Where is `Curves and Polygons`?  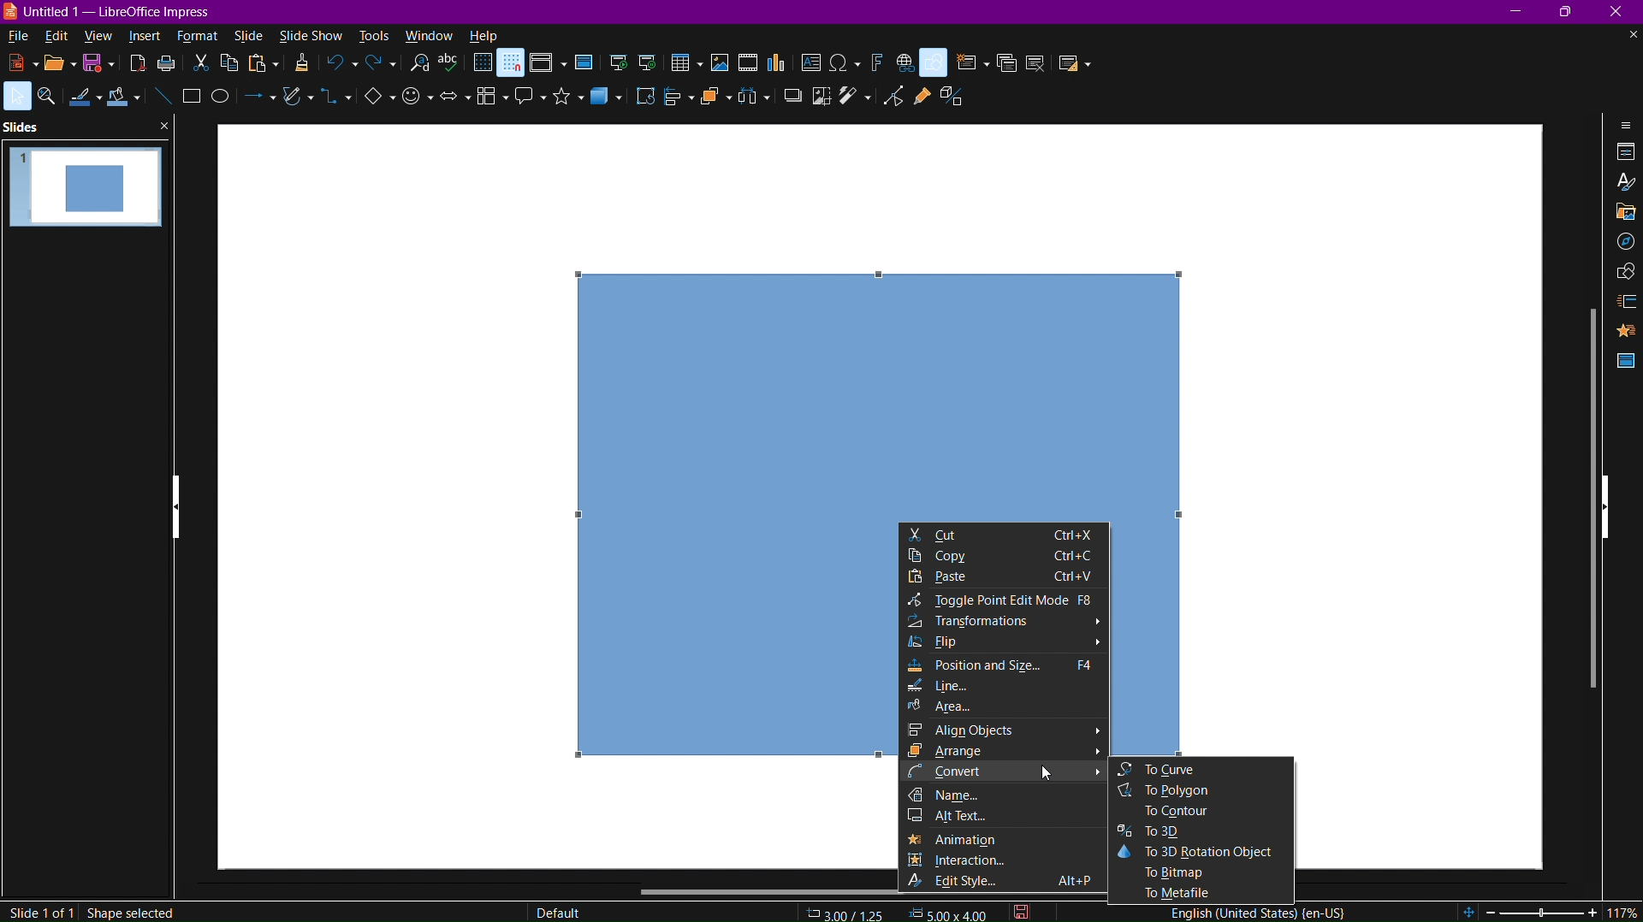
Curves and Polygons is located at coordinates (295, 104).